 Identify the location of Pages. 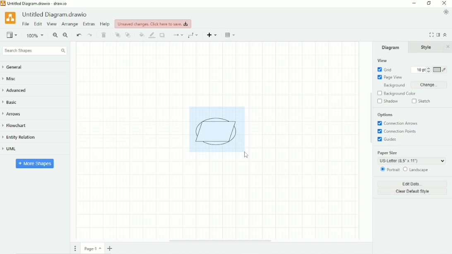
(75, 248).